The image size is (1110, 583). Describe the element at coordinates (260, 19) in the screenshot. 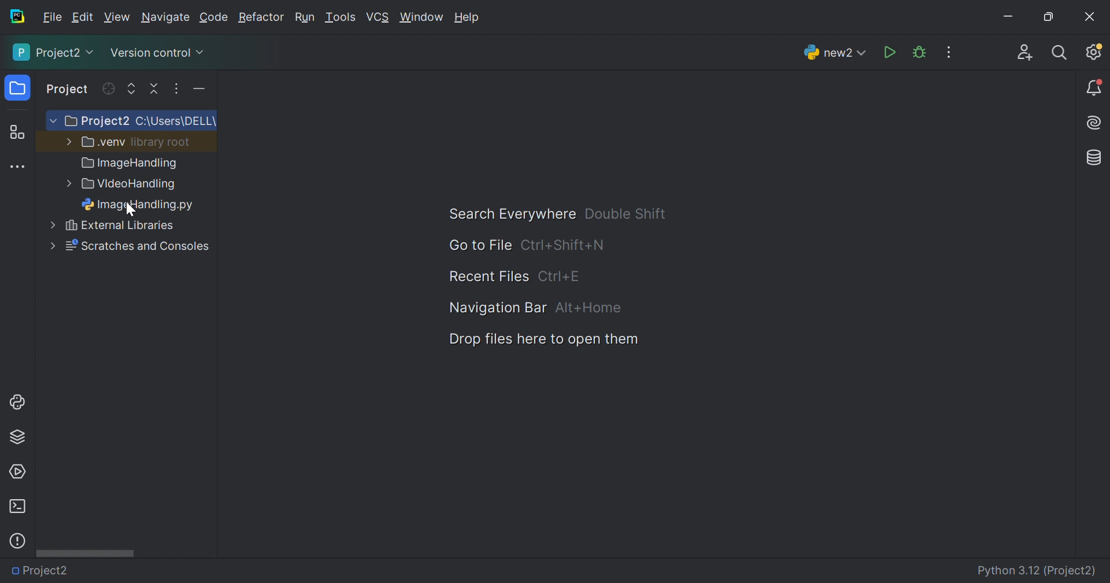

I see `Refactor` at that location.